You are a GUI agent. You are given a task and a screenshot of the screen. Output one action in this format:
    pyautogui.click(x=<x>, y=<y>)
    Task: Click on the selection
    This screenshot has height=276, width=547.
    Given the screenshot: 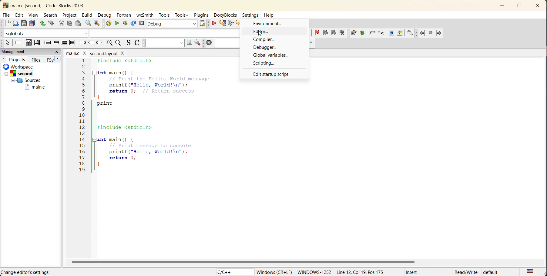 What is the action you would take?
    pyautogui.click(x=37, y=43)
    